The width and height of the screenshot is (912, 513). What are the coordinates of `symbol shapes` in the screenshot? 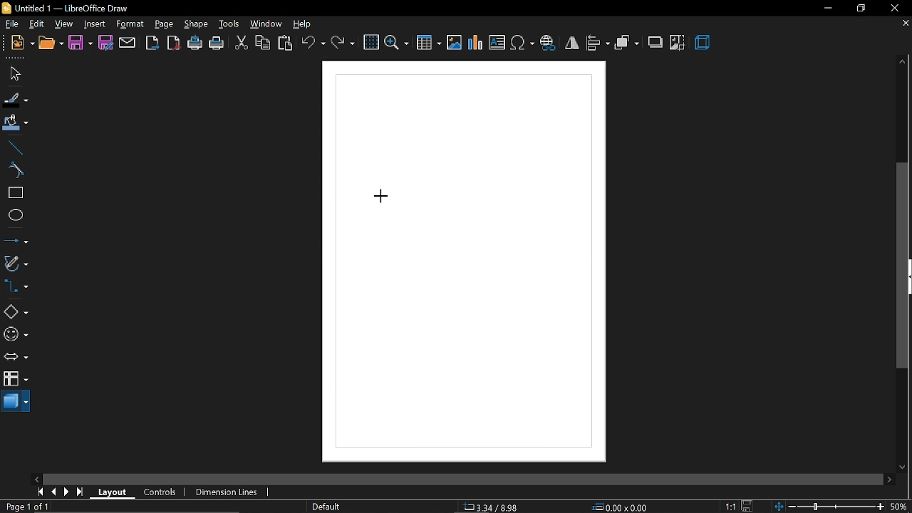 It's located at (16, 334).